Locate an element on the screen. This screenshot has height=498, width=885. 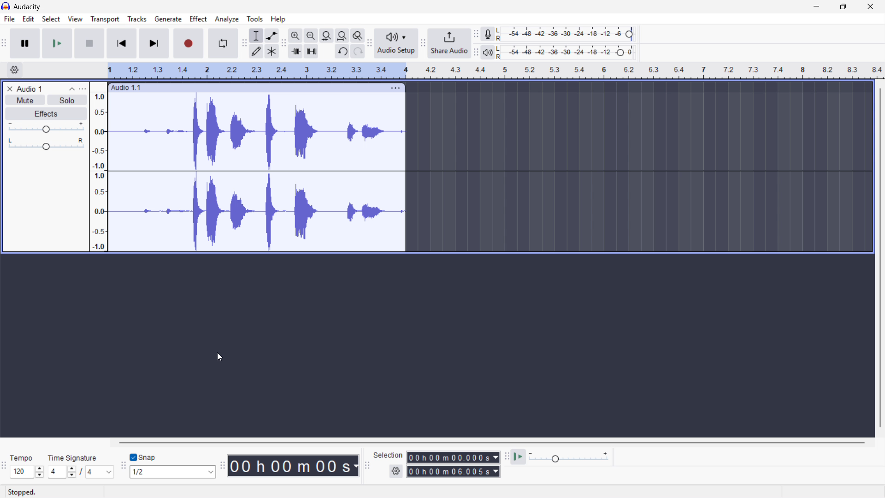
Stop  is located at coordinates (89, 43).